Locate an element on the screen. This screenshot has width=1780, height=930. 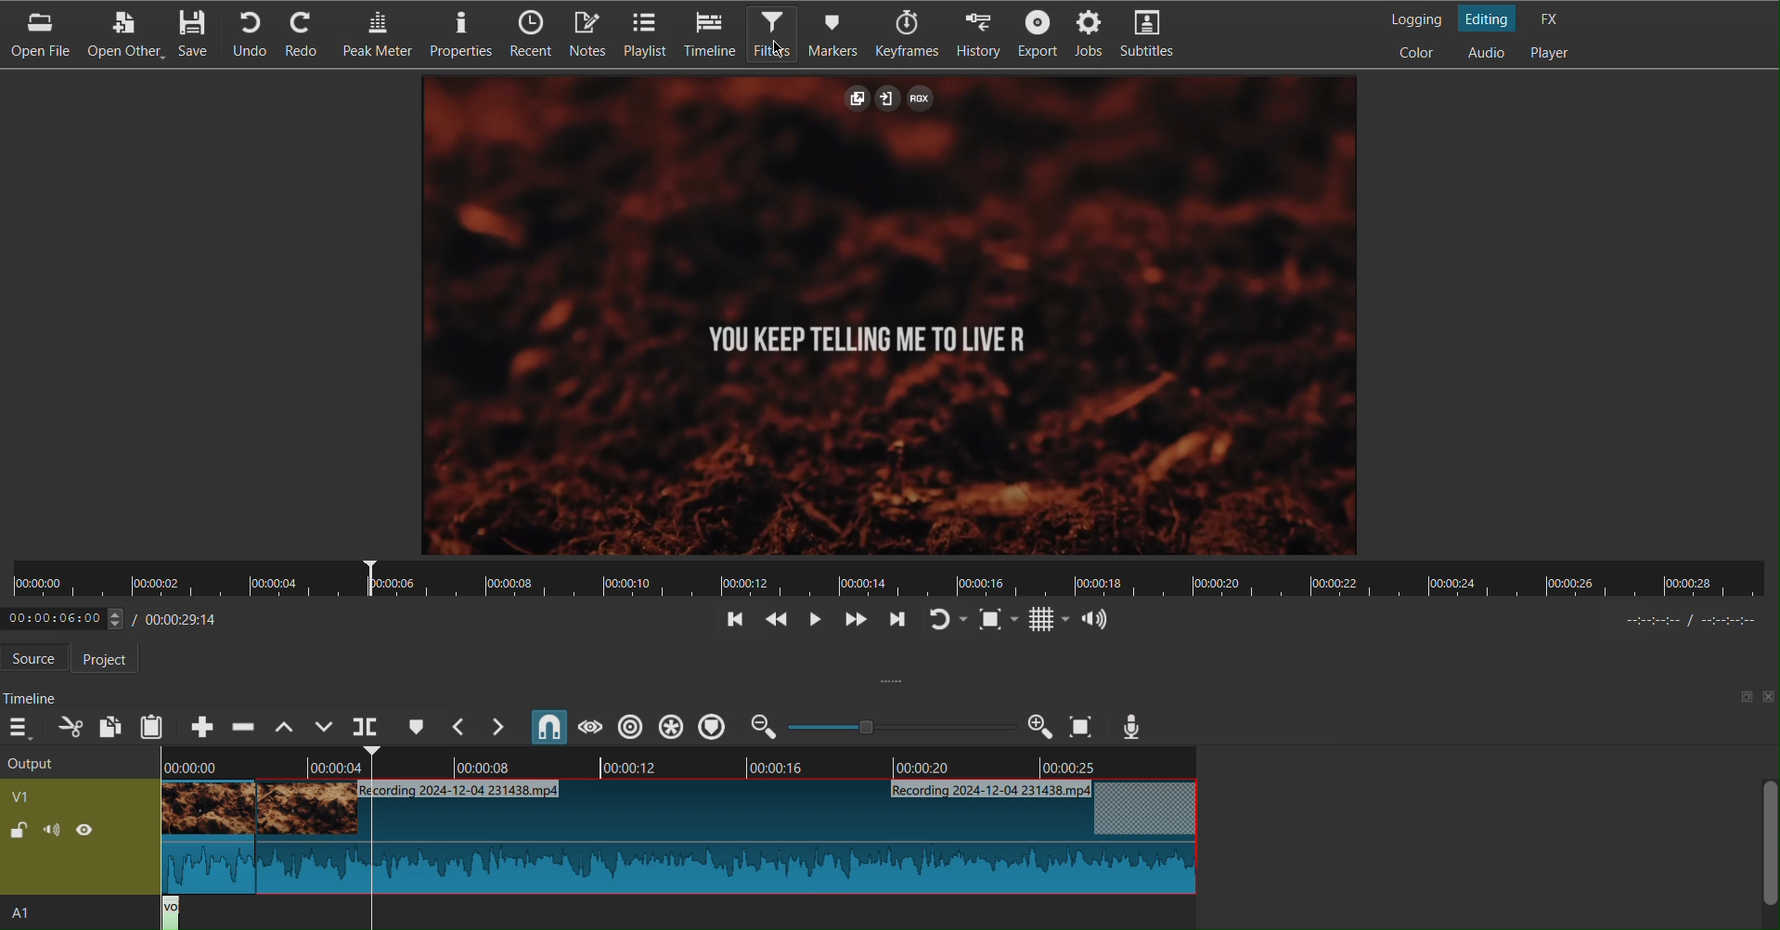
Timestamp is located at coordinates (122, 616).